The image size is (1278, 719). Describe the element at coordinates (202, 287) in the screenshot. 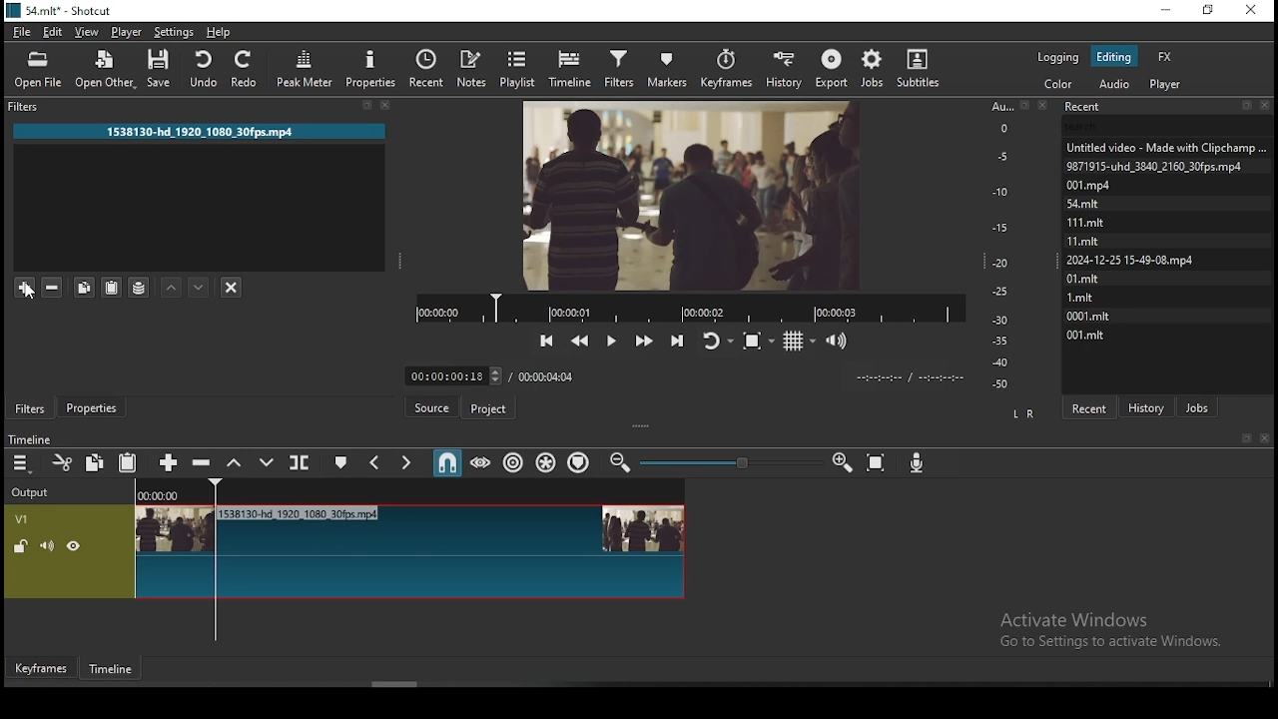

I see `move filter down` at that location.